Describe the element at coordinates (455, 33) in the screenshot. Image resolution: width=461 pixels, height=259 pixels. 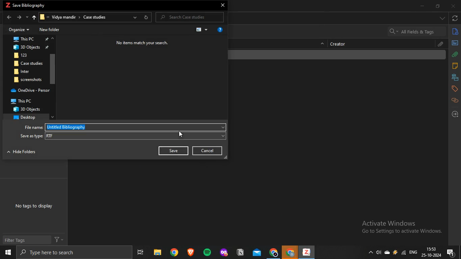
I see `info` at that location.